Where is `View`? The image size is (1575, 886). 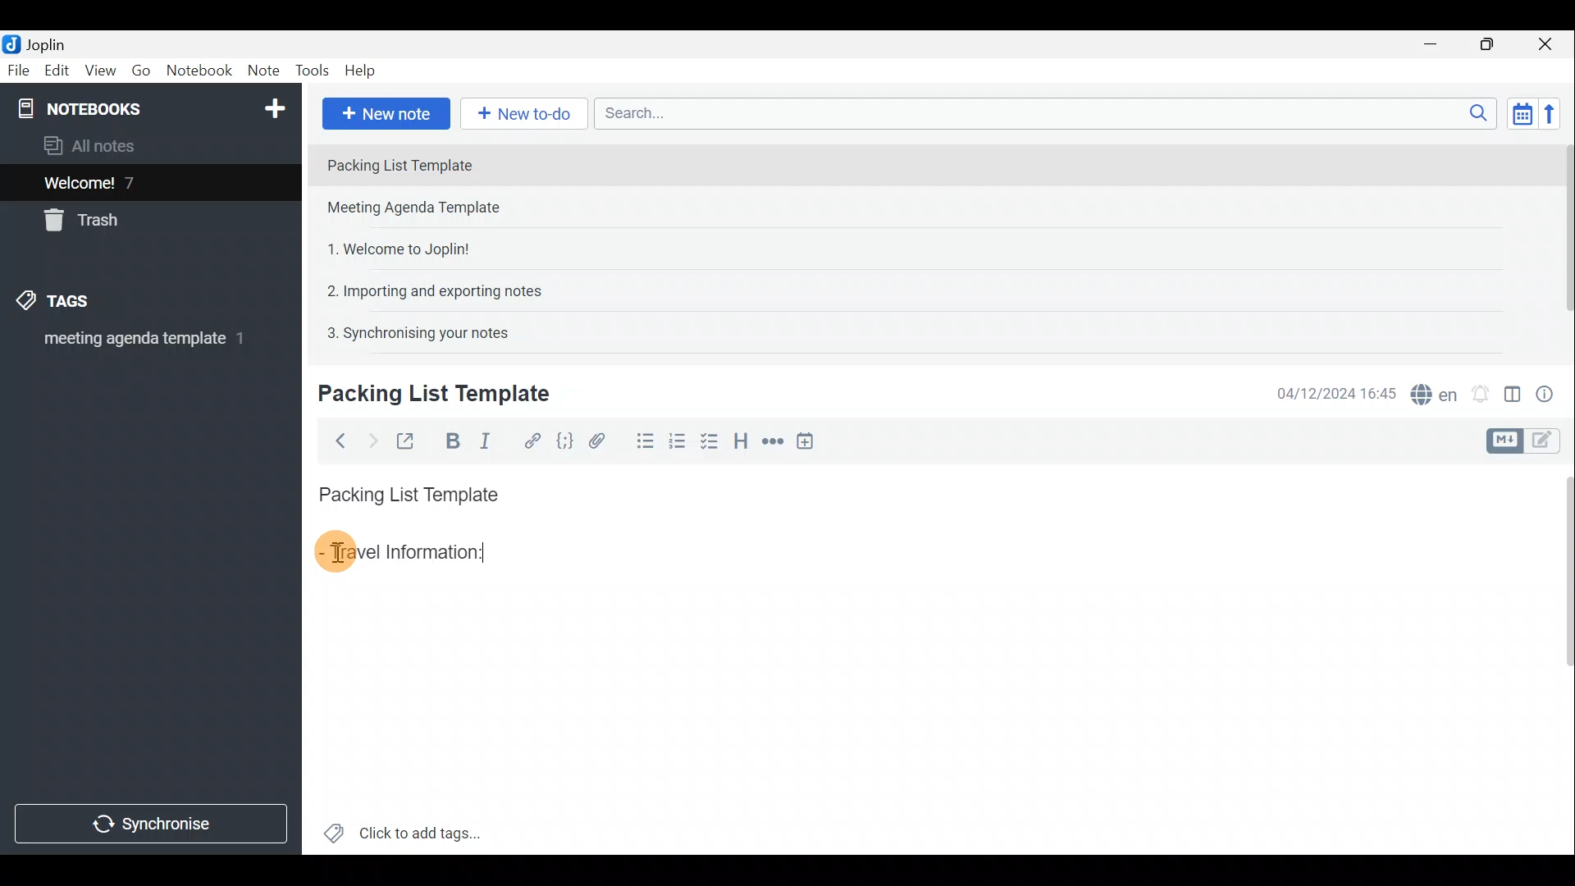
View is located at coordinates (102, 71).